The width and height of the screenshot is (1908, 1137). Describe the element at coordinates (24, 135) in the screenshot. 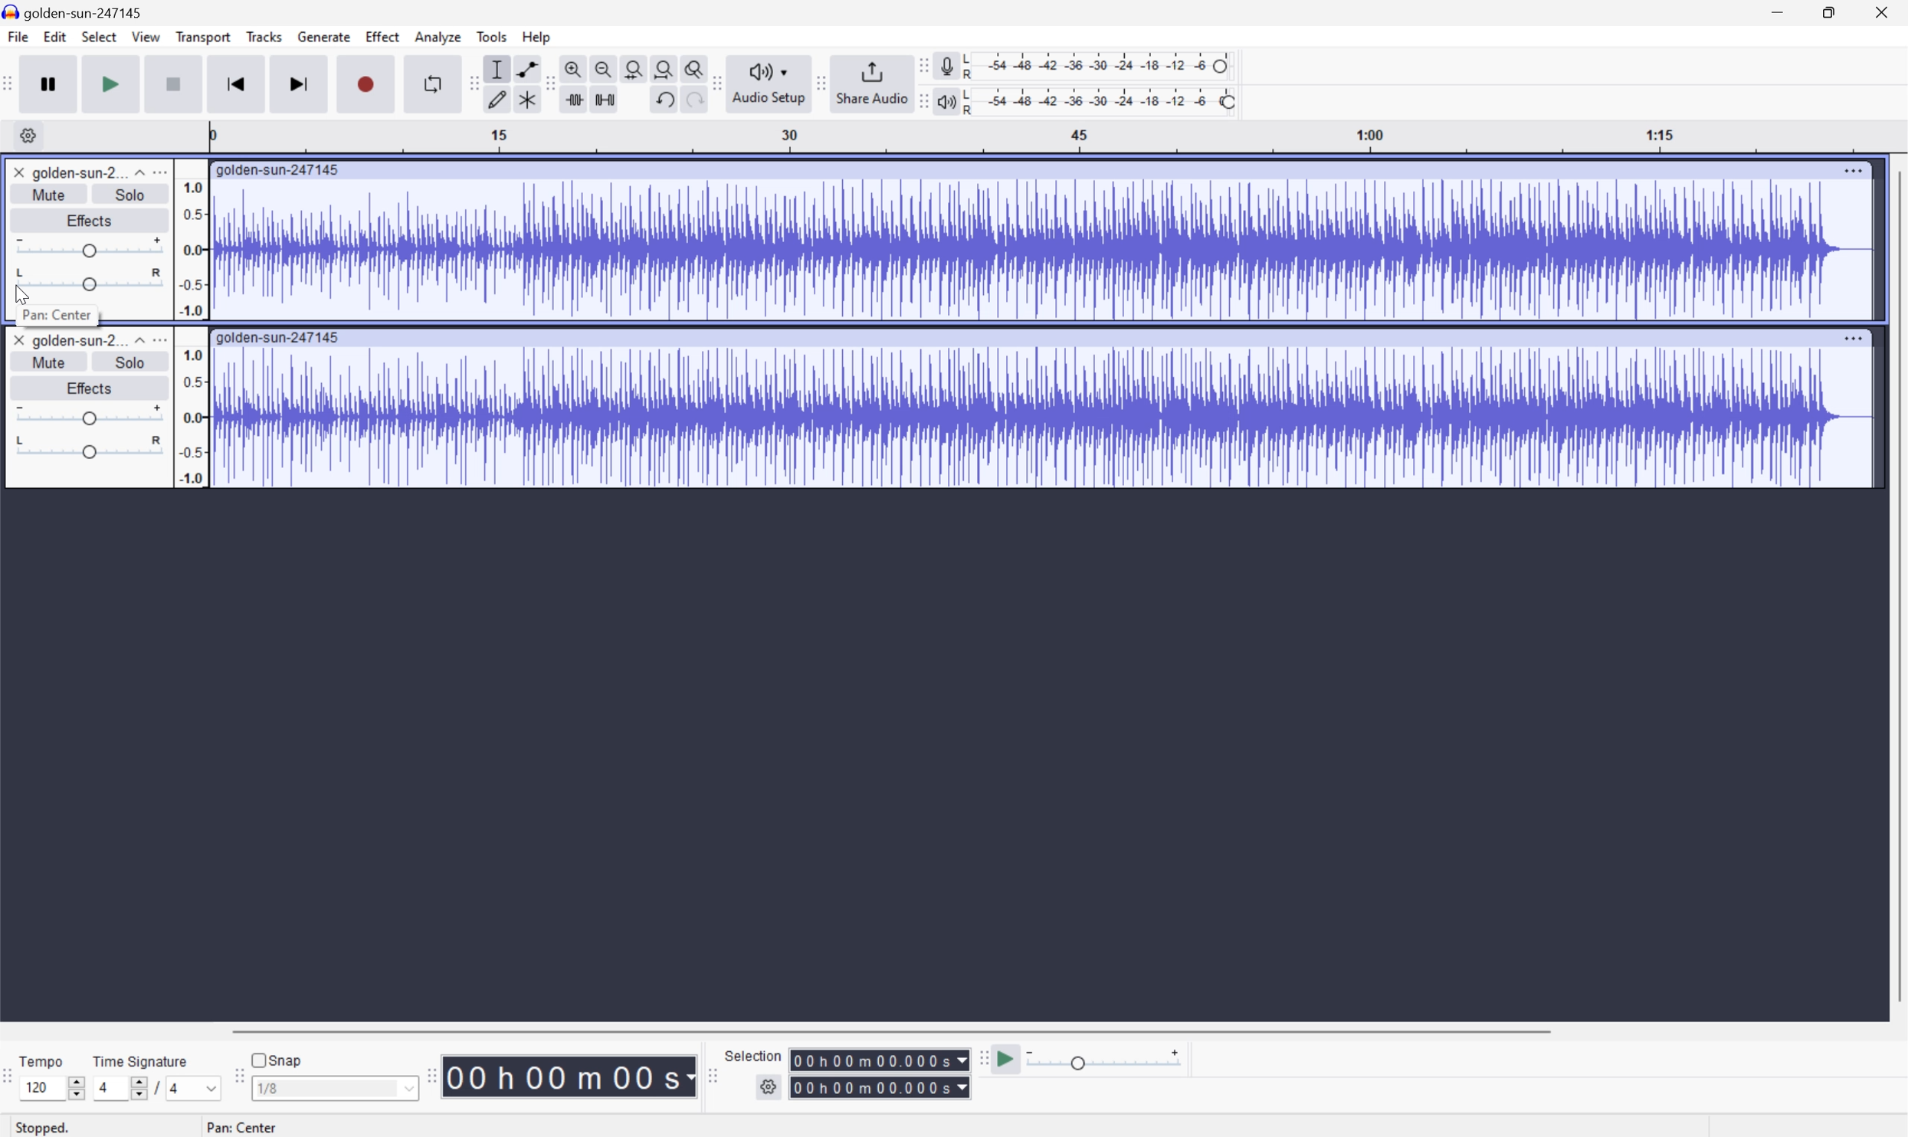

I see `Settings` at that location.